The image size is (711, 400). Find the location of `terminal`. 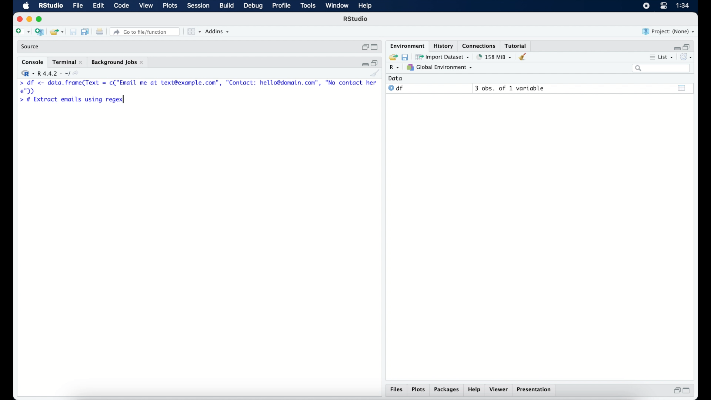

terminal is located at coordinates (67, 62).